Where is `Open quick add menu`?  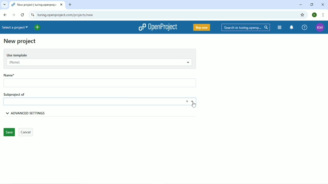 Open quick add menu is located at coordinates (38, 28).